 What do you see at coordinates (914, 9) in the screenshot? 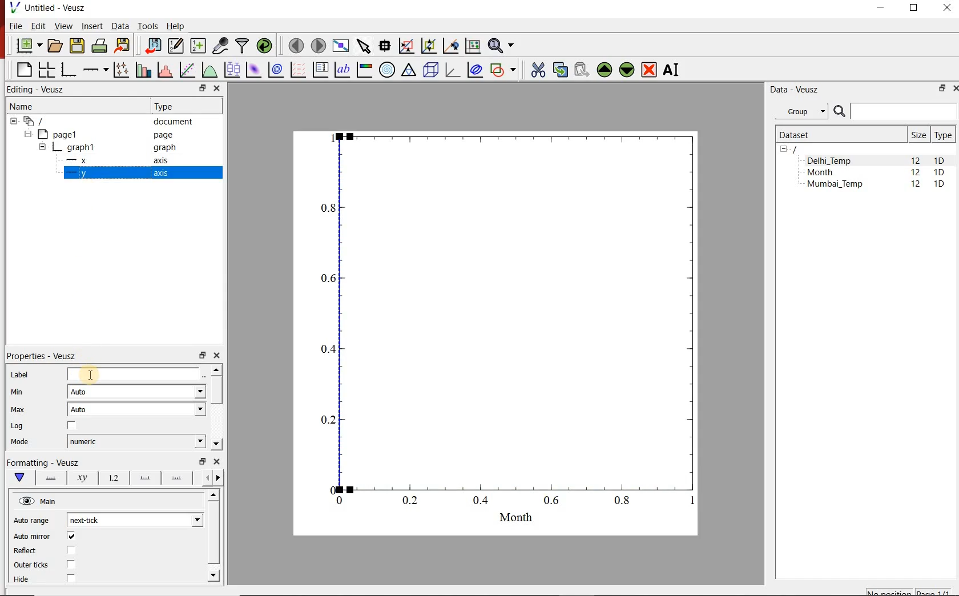
I see `RESTORE` at bounding box center [914, 9].